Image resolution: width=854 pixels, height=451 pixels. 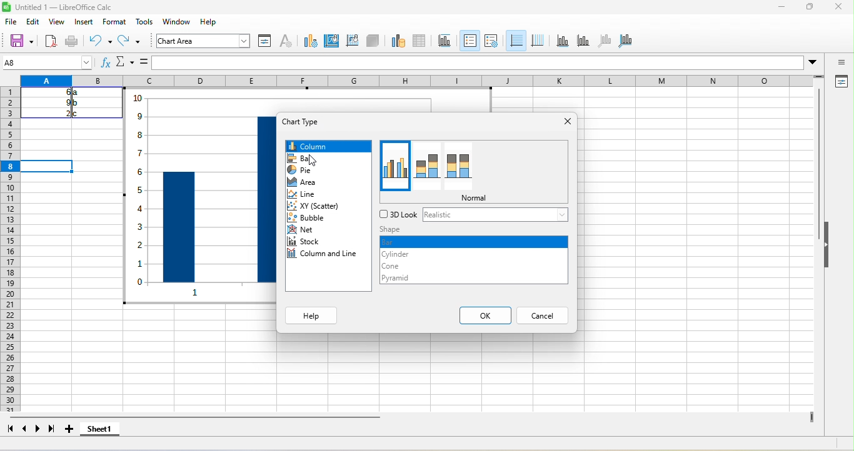 What do you see at coordinates (538, 40) in the screenshot?
I see `legend` at bounding box center [538, 40].